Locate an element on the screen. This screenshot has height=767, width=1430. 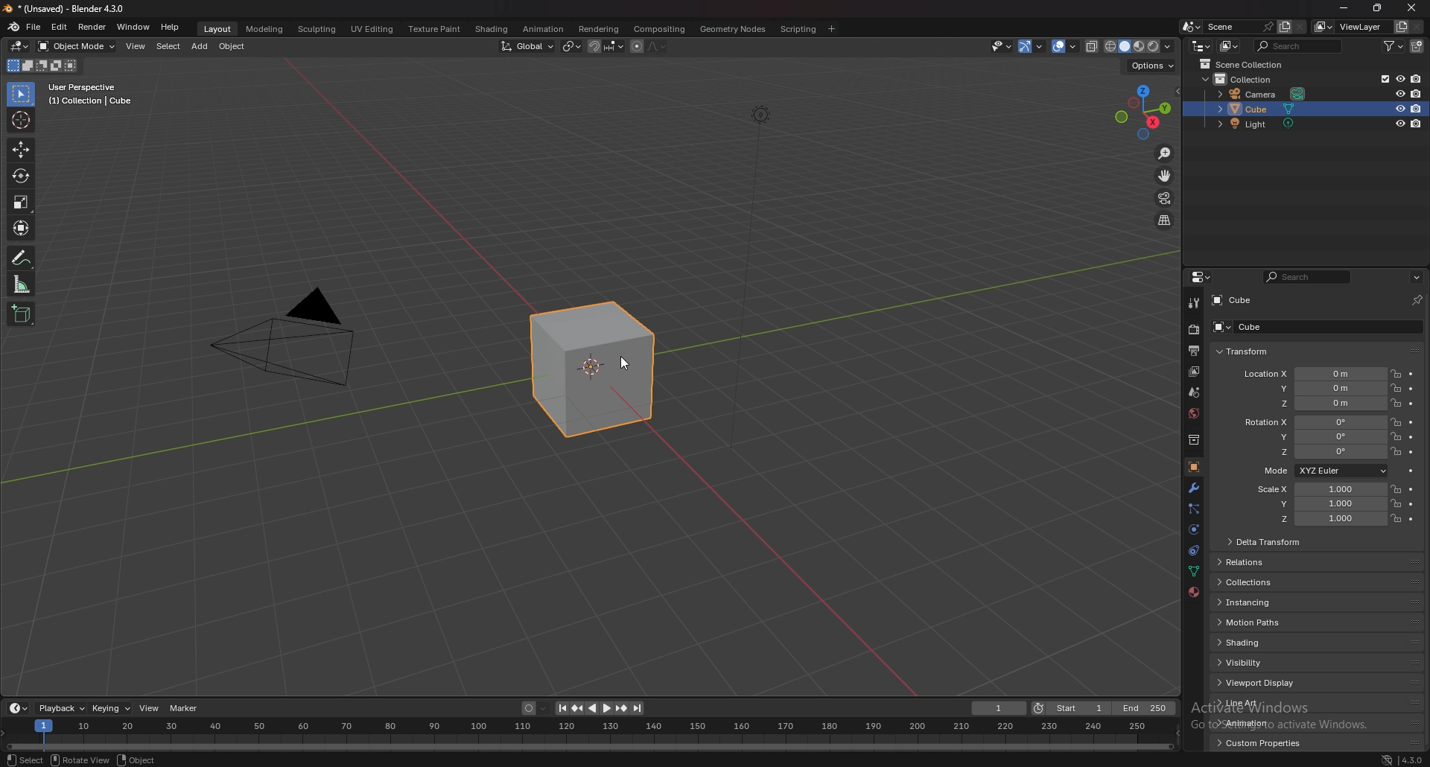
lock location is located at coordinates (1397, 488).